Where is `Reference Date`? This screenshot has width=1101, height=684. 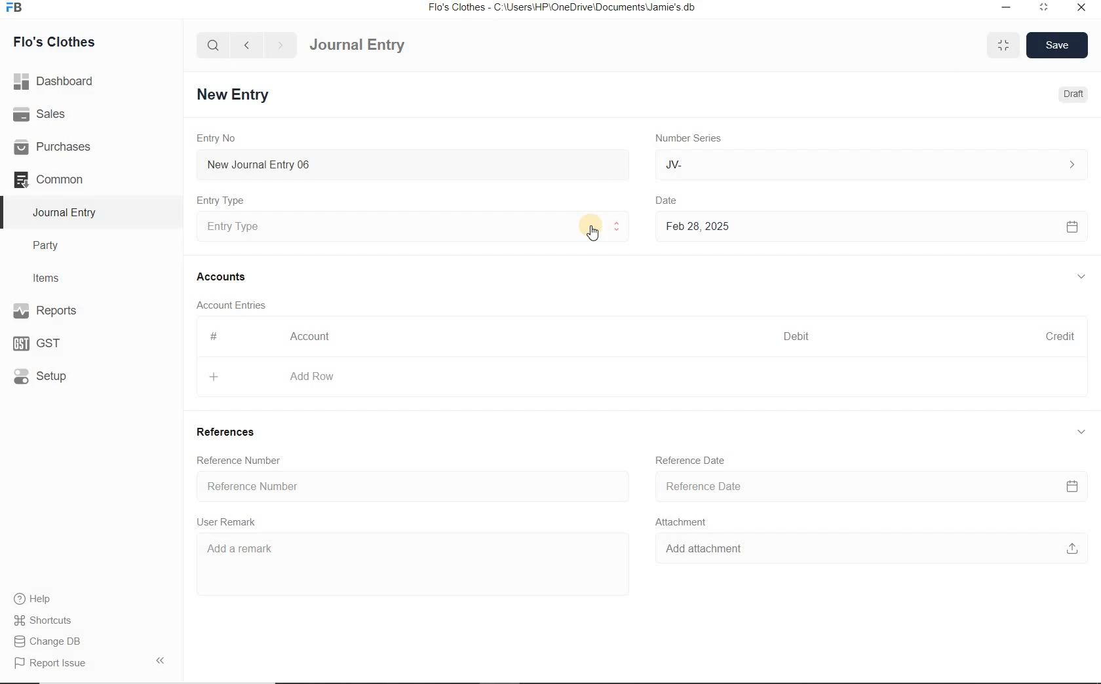
Reference Date is located at coordinates (693, 461).